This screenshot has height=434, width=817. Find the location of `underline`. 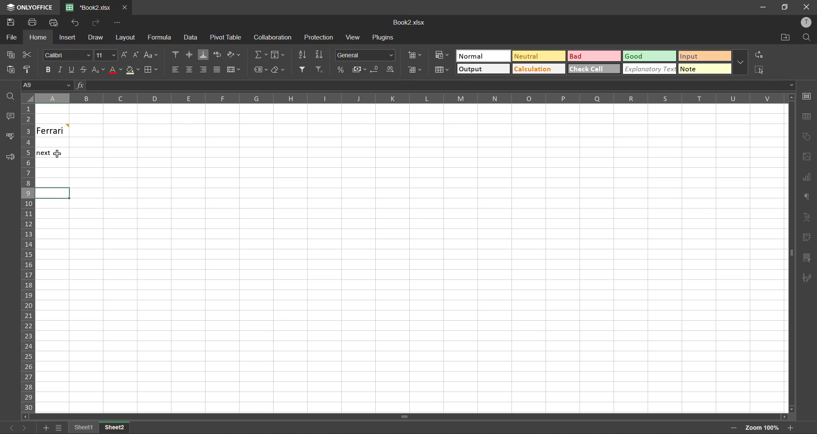

underline is located at coordinates (71, 70).